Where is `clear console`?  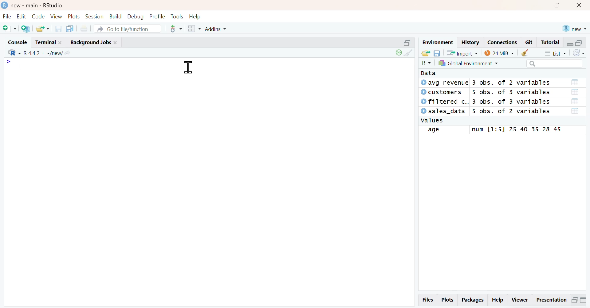 clear console is located at coordinates (410, 53).